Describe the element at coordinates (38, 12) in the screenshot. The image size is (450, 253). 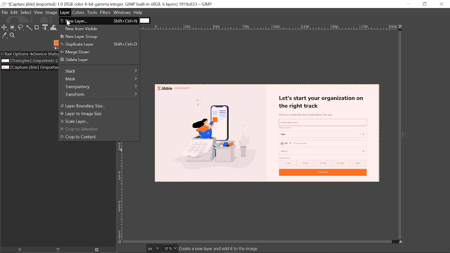
I see `View` at that location.